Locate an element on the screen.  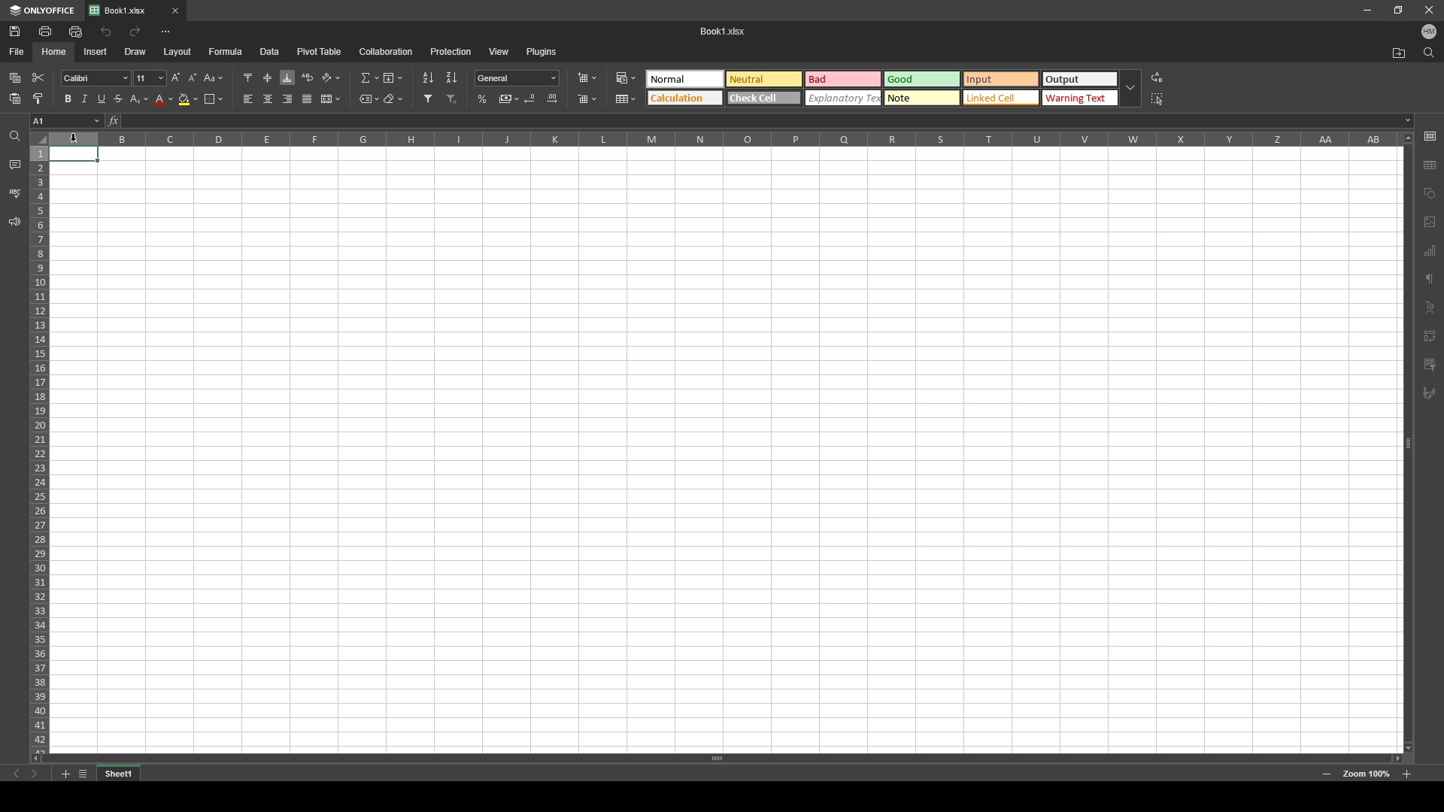
bold is located at coordinates (68, 98).